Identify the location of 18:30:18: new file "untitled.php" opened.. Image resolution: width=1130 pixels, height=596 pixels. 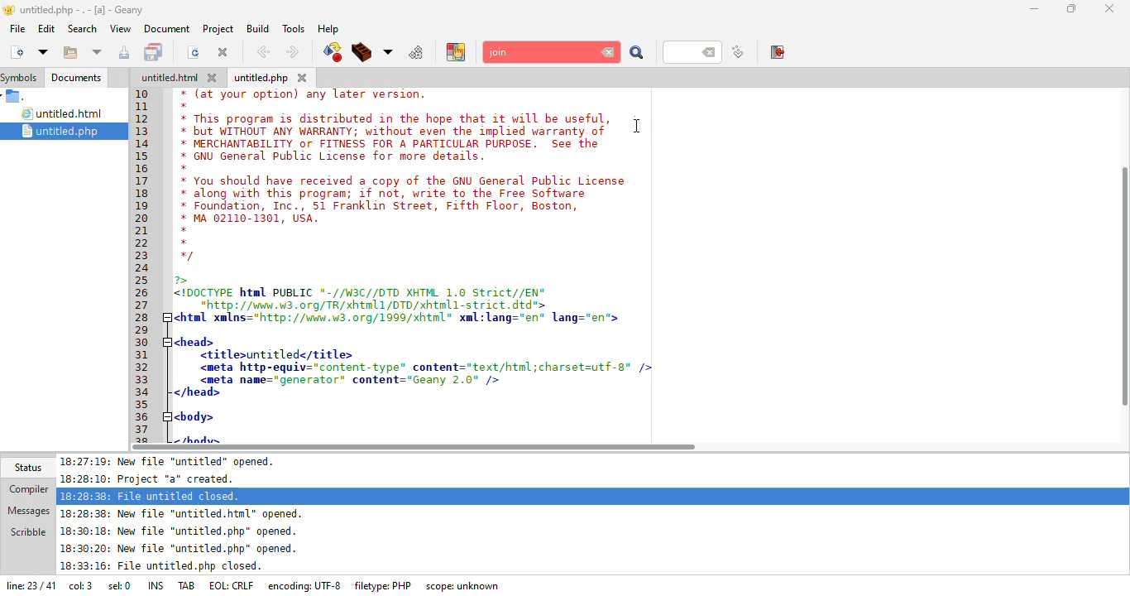
(180, 533).